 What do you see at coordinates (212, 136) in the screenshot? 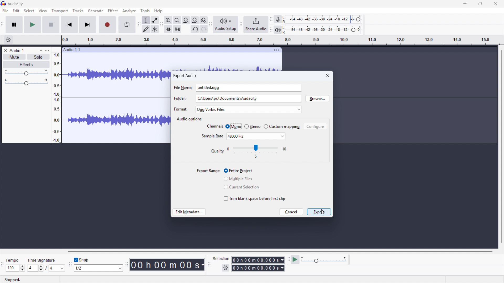
I see `sample rate` at bounding box center [212, 136].